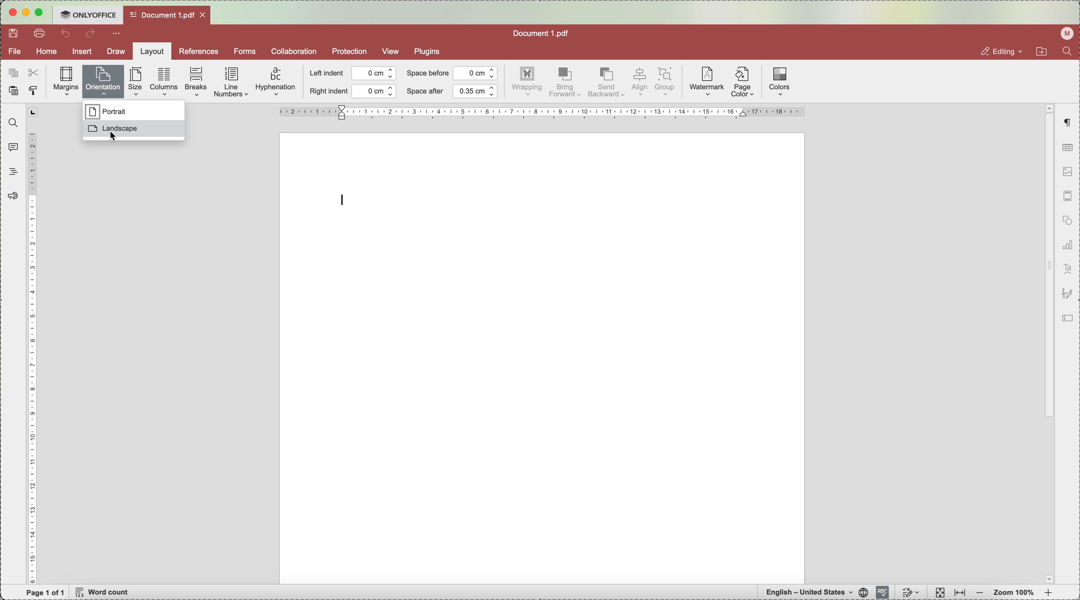 The width and height of the screenshot is (1080, 600). What do you see at coordinates (1066, 198) in the screenshot?
I see `page thumbnails` at bounding box center [1066, 198].